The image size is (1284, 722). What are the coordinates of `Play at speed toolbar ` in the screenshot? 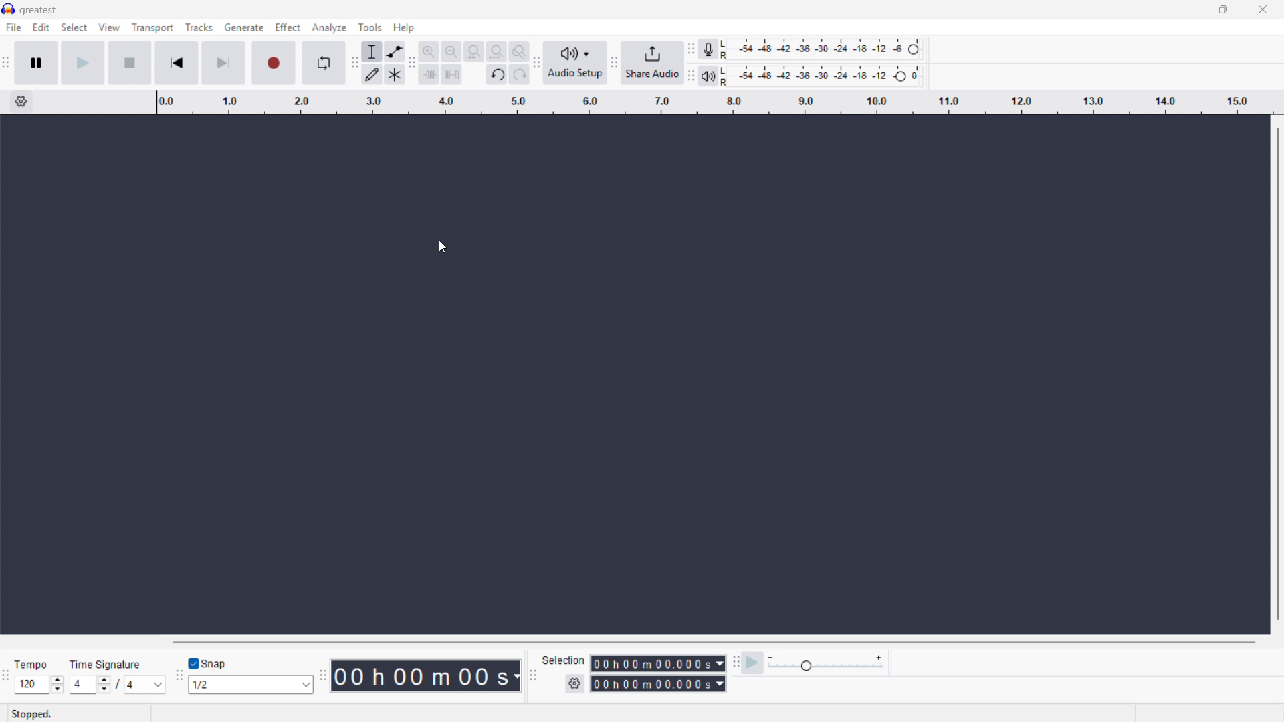 It's located at (736, 665).